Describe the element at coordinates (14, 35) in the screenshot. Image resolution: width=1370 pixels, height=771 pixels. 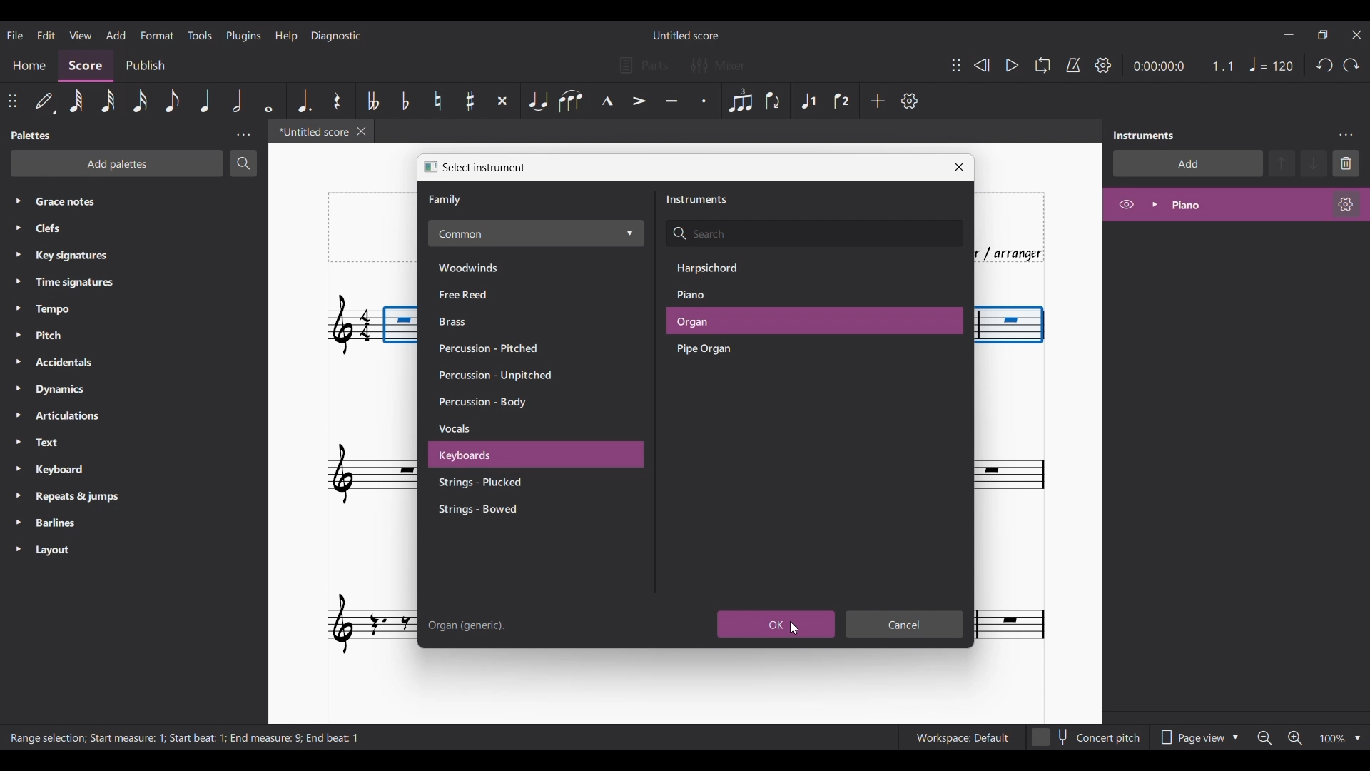
I see `File menu` at that location.